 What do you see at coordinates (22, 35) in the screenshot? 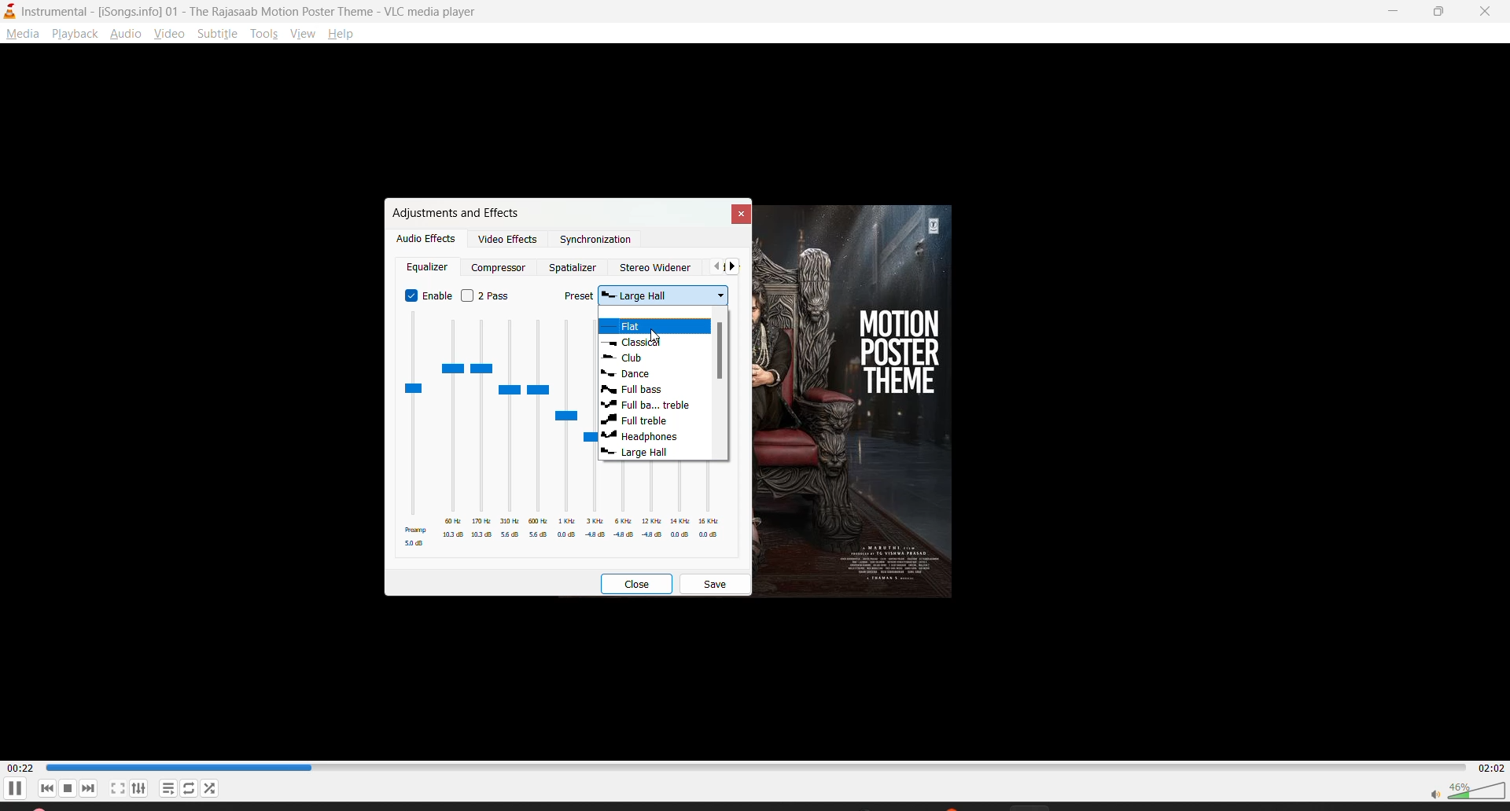
I see `media` at bounding box center [22, 35].